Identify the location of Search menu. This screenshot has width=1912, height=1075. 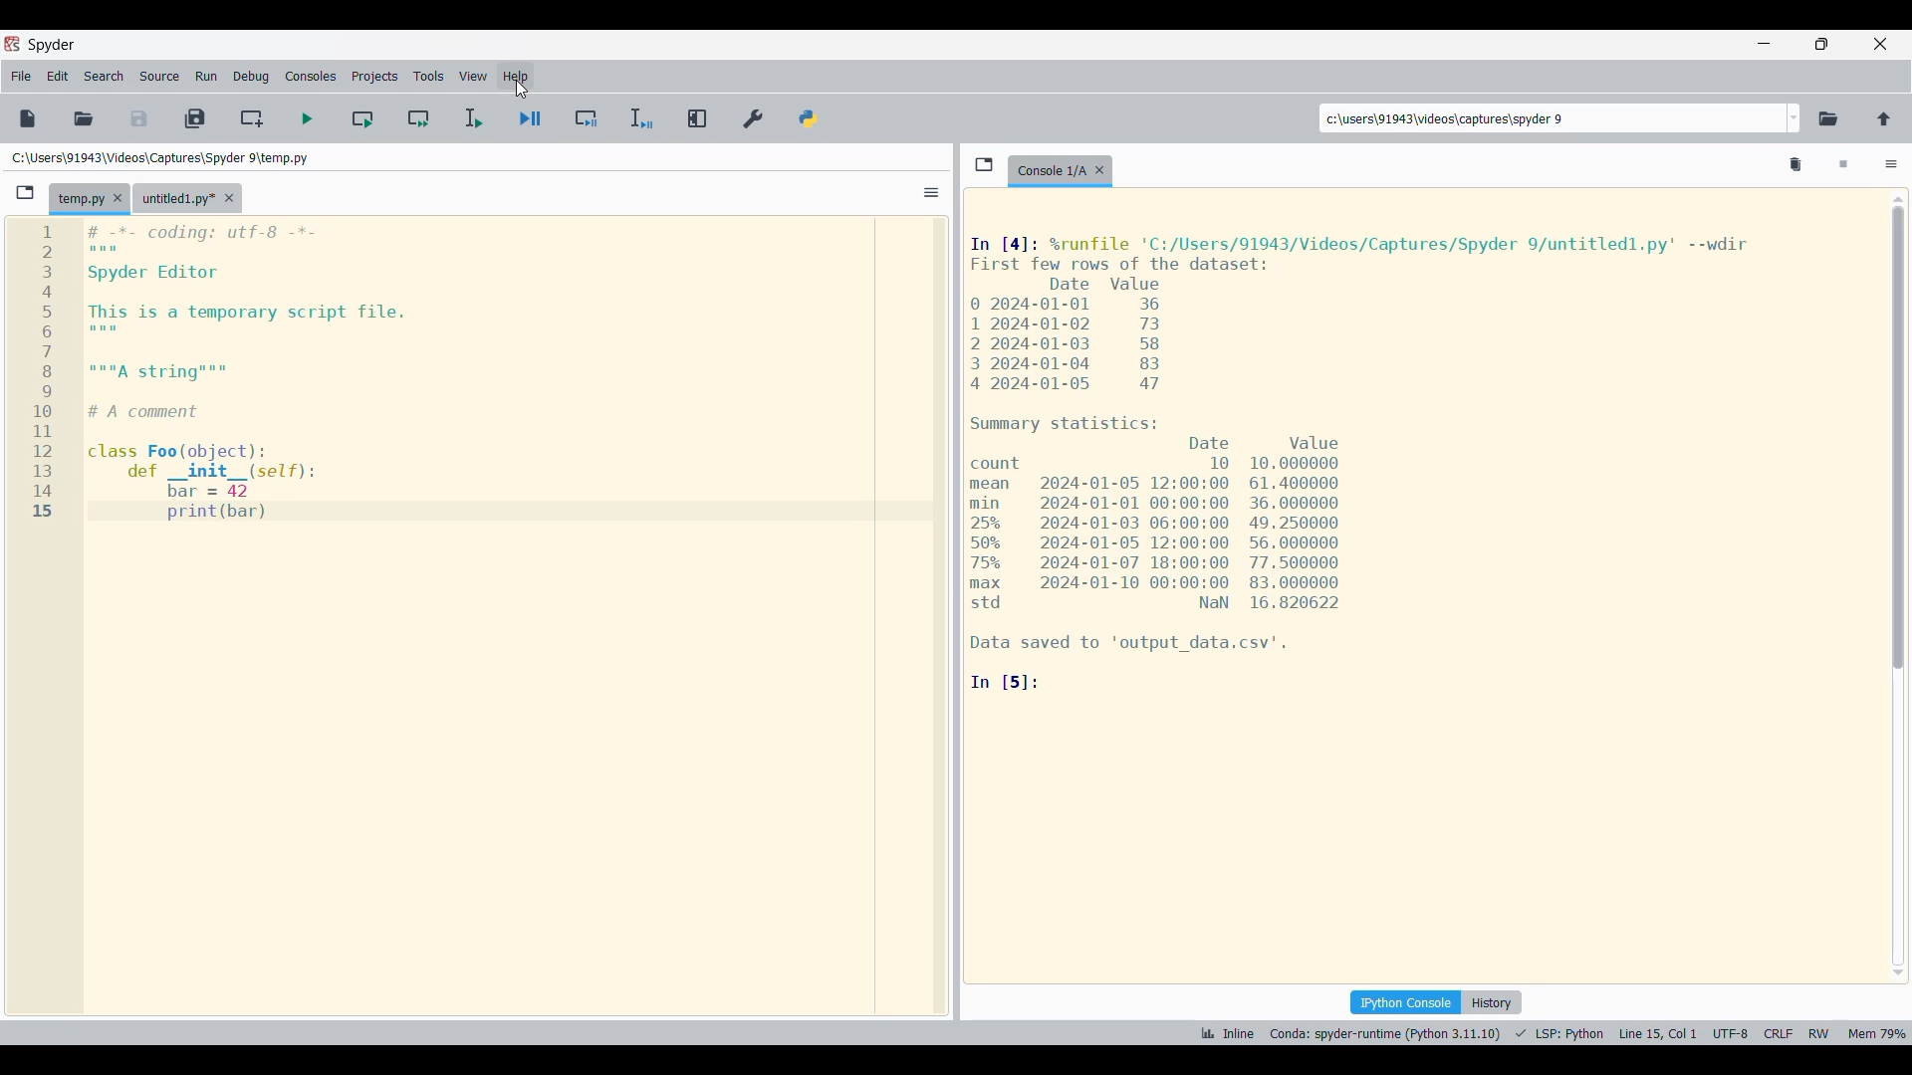
(104, 77).